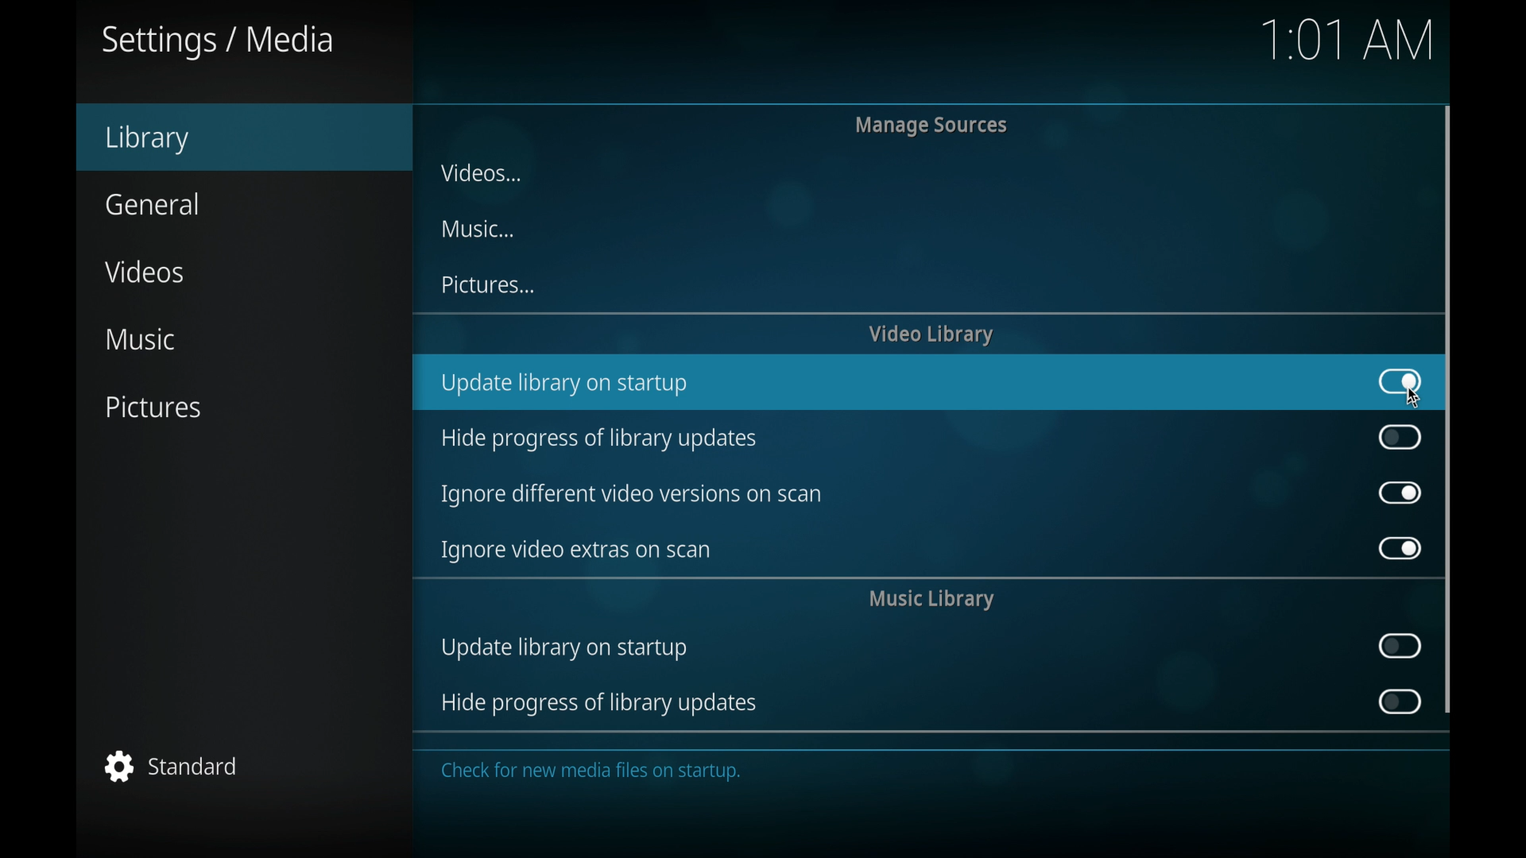 This screenshot has height=858, width=1526. Describe the element at coordinates (931, 334) in the screenshot. I see `video library` at that location.